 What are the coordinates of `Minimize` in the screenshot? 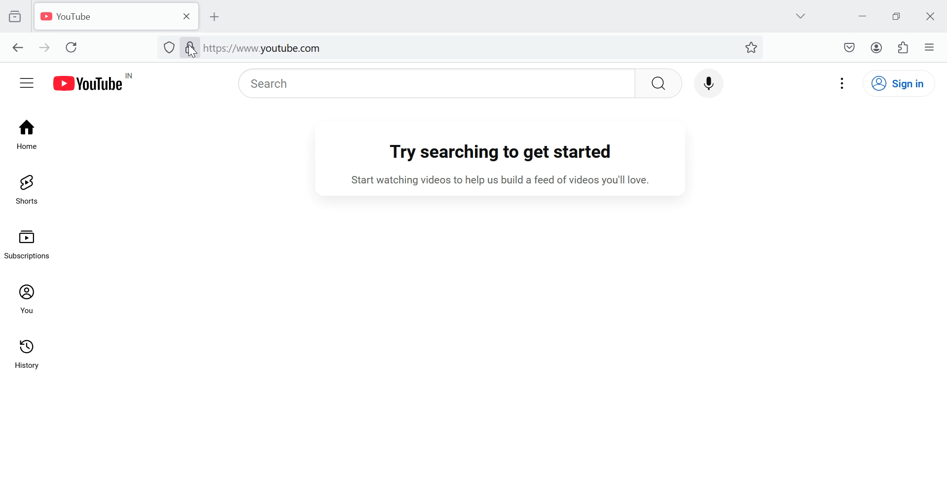 It's located at (863, 15).